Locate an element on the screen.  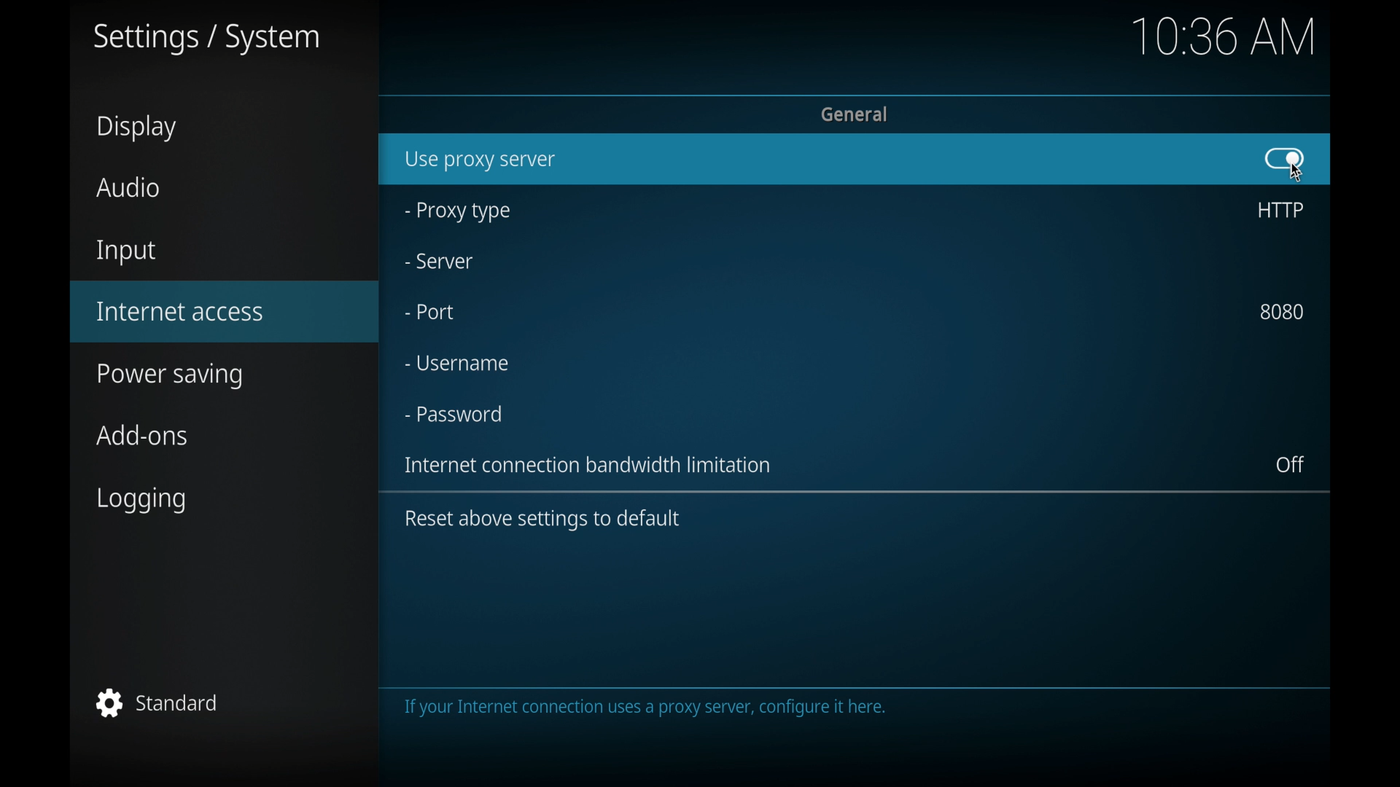
logging is located at coordinates (143, 501).